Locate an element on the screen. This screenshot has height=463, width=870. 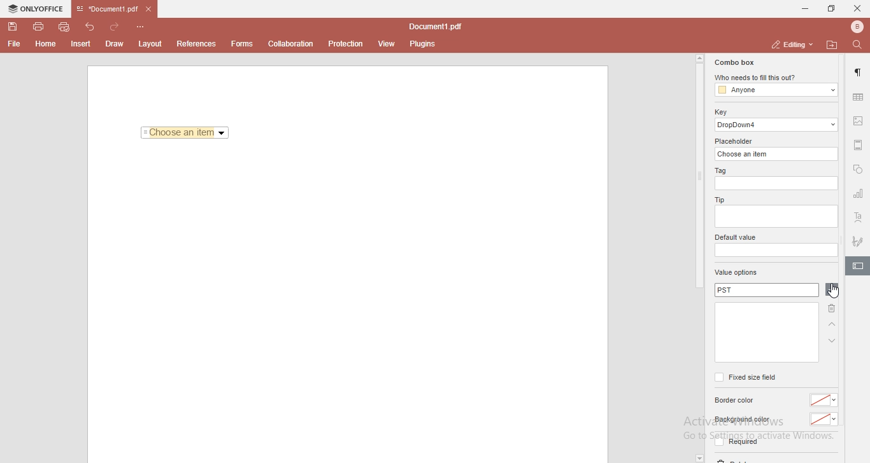
anyone is located at coordinates (775, 90).